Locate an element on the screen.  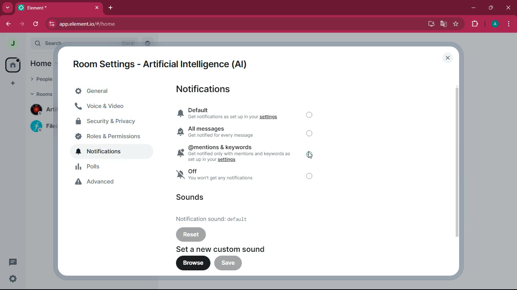
ecurity and privacy is located at coordinates (111, 122).